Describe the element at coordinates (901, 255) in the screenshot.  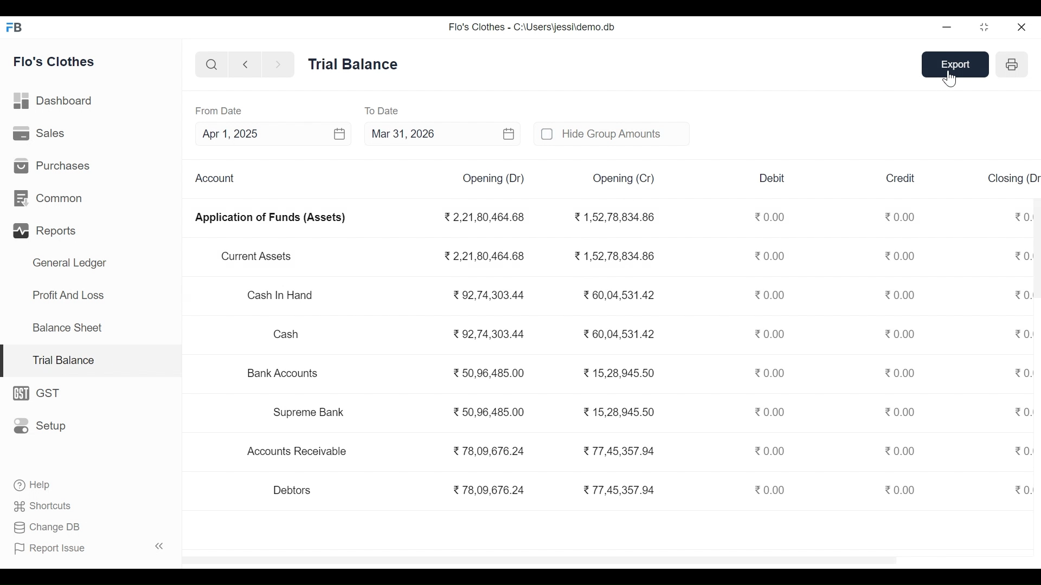
I see `0.00` at that location.